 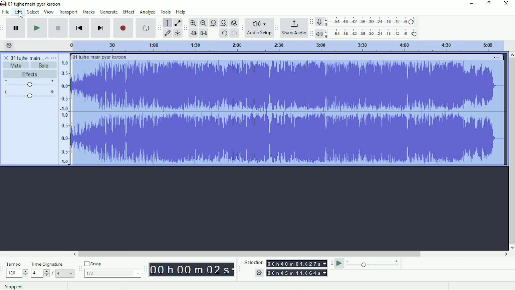 I want to click on Effect, so click(x=129, y=12).